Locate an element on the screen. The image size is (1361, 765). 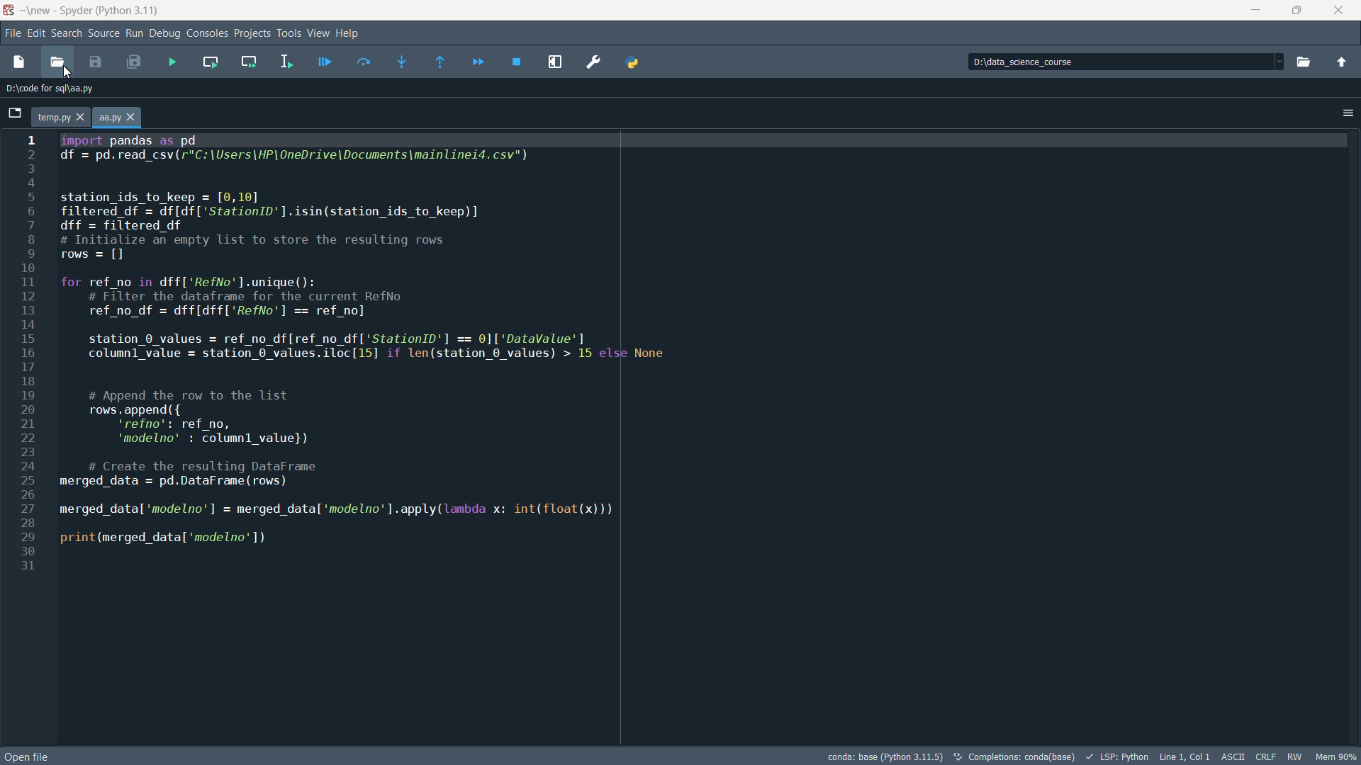
lps:python is located at coordinates (1116, 756).